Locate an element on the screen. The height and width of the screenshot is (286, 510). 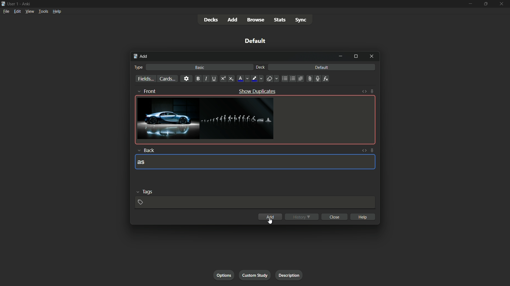
app name is located at coordinates (27, 3).